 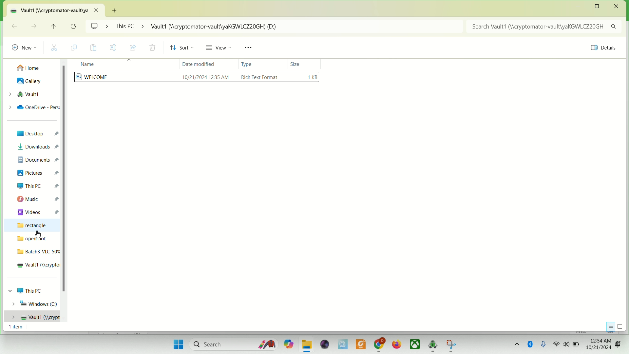 I want to click on 1 item, so click(x=15, y=327).